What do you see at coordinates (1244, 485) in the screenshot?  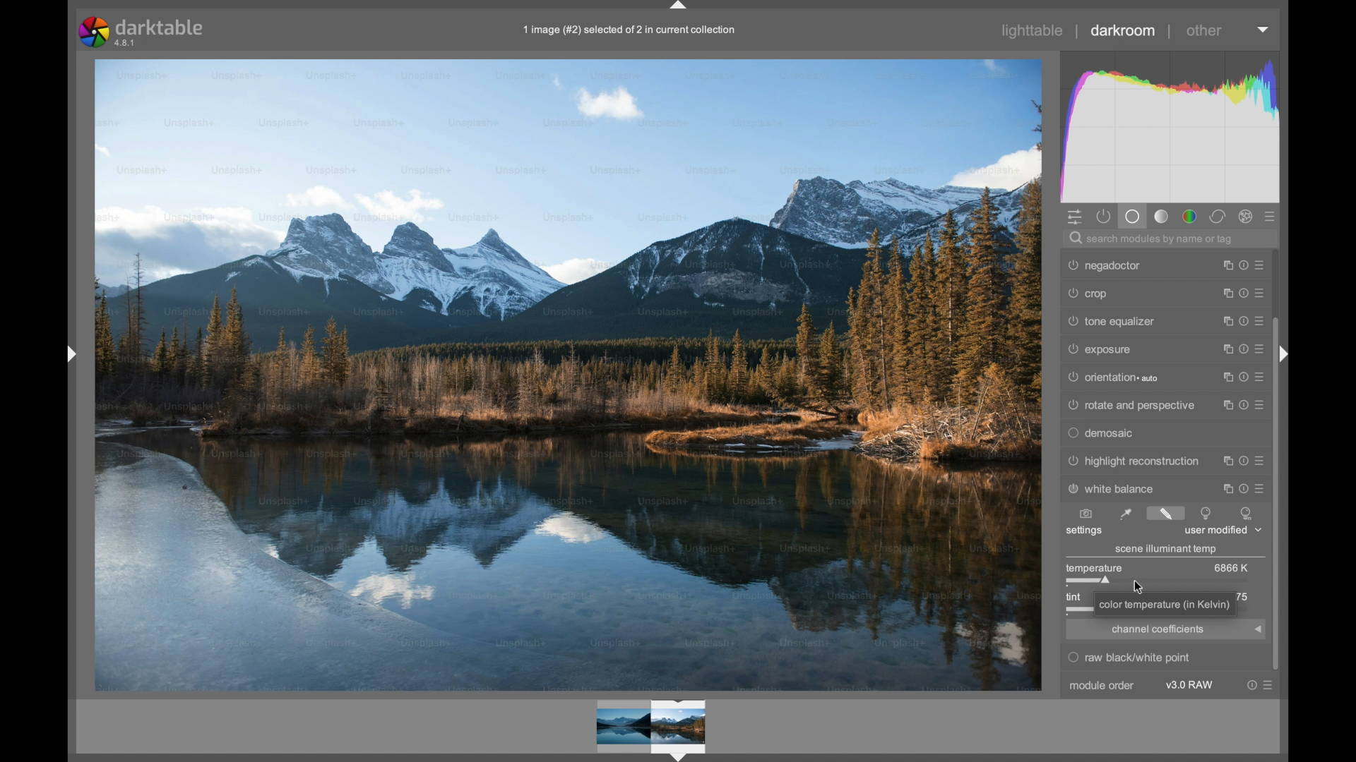 I see `reset parameters` at bounding box center [1244, 485].